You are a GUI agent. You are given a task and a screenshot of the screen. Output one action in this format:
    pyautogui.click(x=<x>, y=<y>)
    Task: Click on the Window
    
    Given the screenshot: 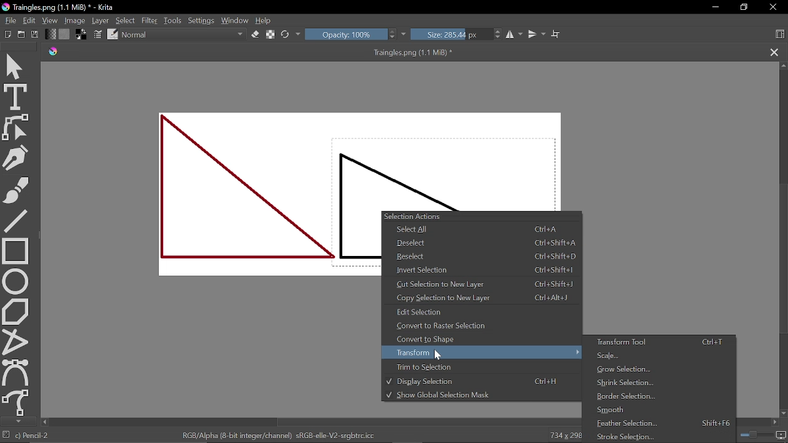 What is the action you would take?
    pyautogui.click(x=236, y=20)
    